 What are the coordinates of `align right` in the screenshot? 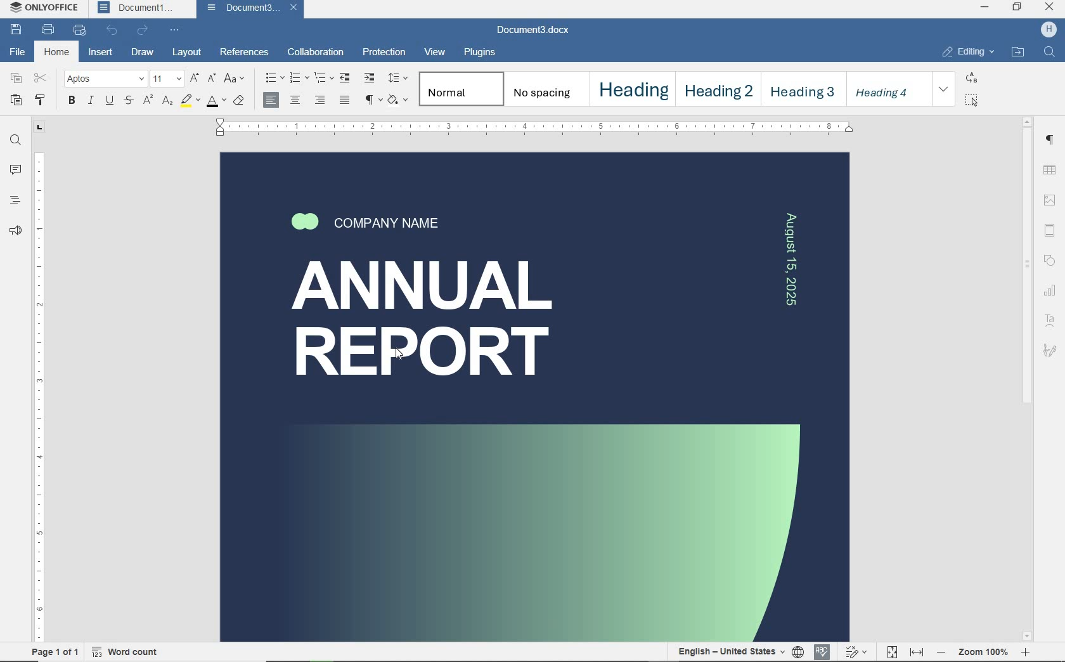 It's located at (321, 100).